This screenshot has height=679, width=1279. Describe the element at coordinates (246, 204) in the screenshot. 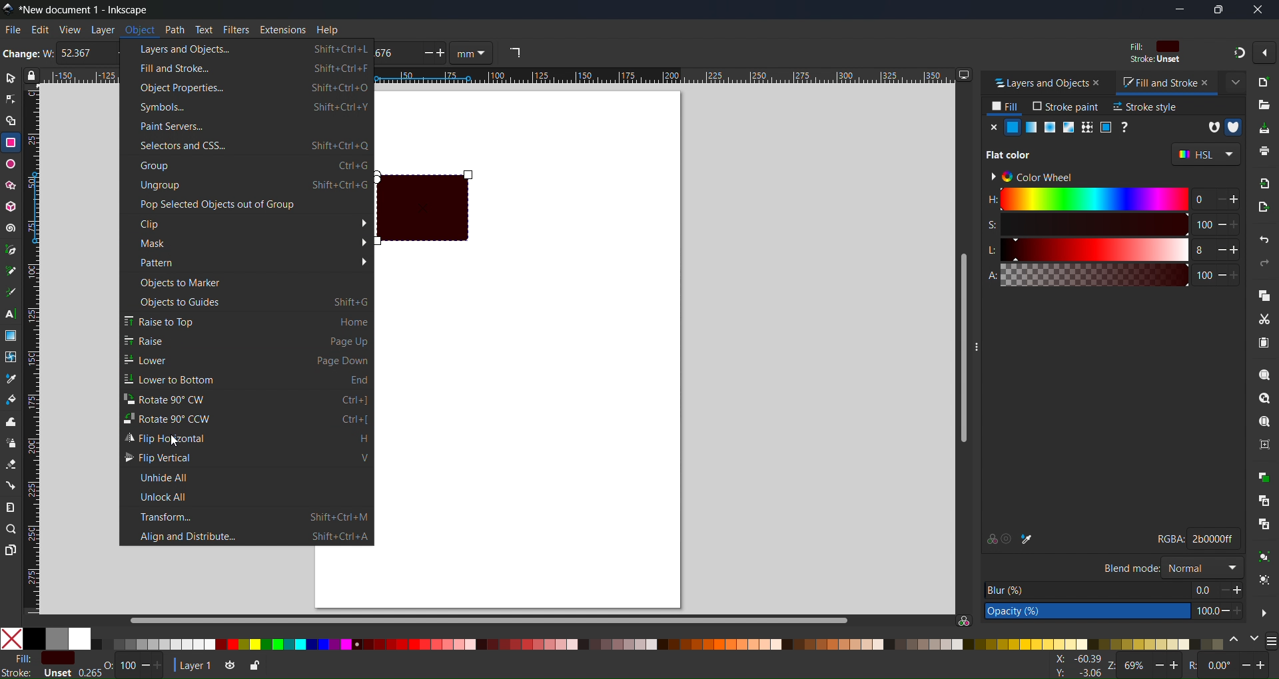

I see `Pop selected Objects out of group` at that location.